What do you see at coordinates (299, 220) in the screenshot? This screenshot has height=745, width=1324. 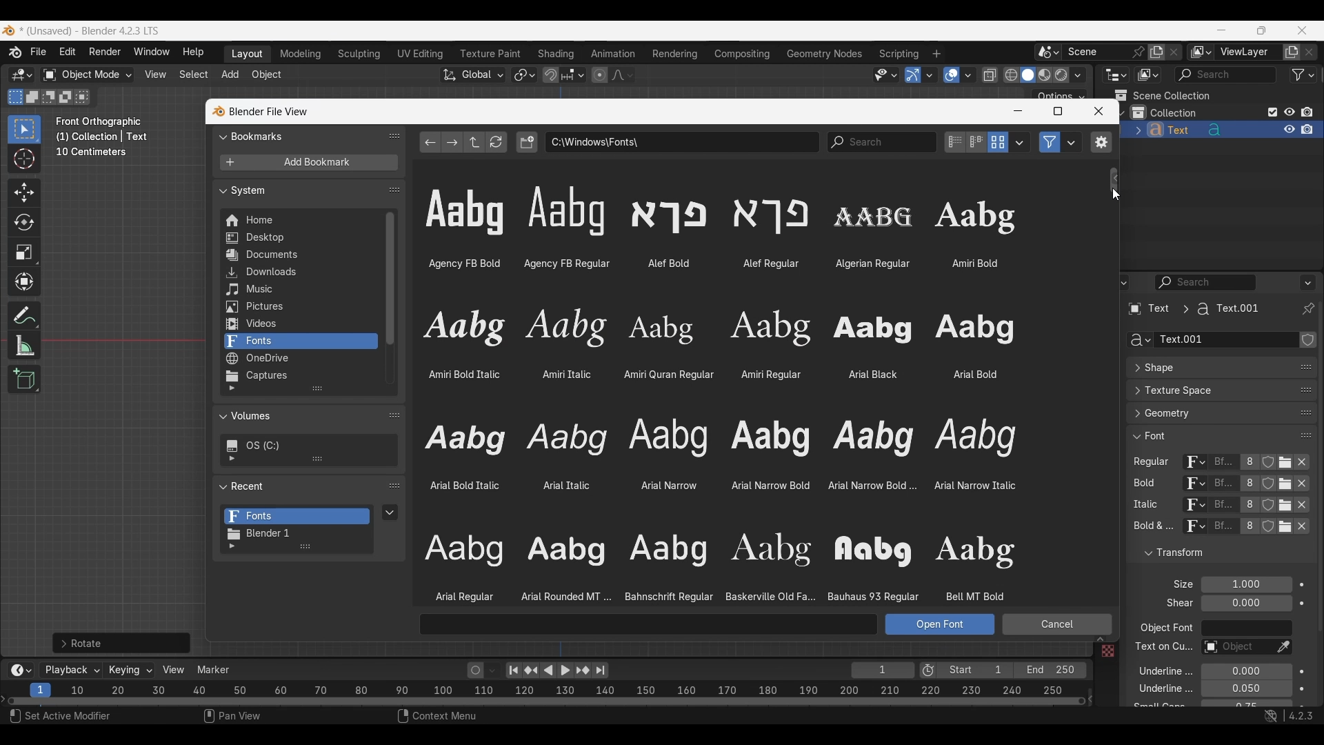 I see `Home folder` at bounding box center [299, 220].